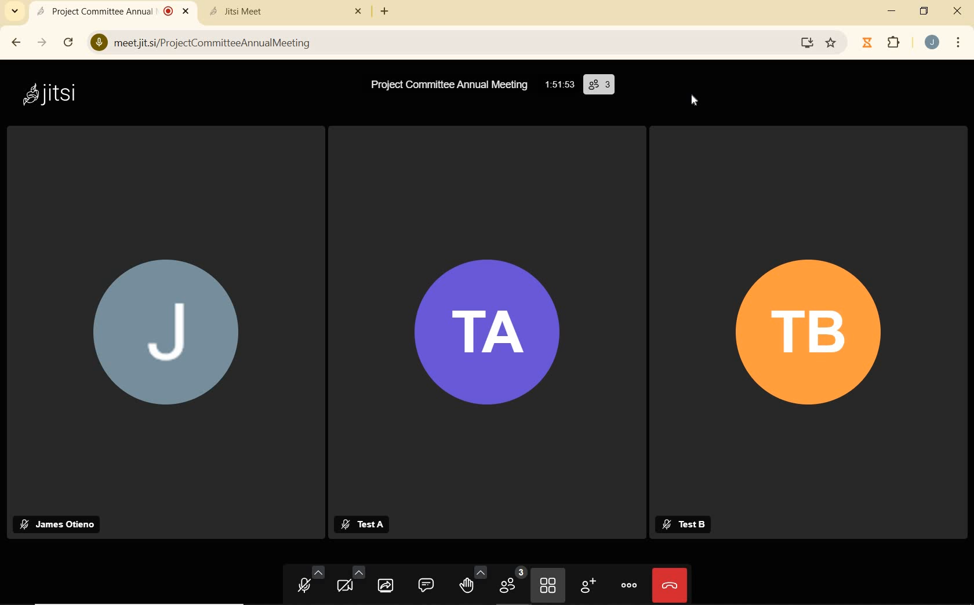 The width and height of the screenshot is (974, 605). What do you see at coordinates (548, 585) in the screenshot?
I see `toggle tile view` at bounding box center [548, 585].